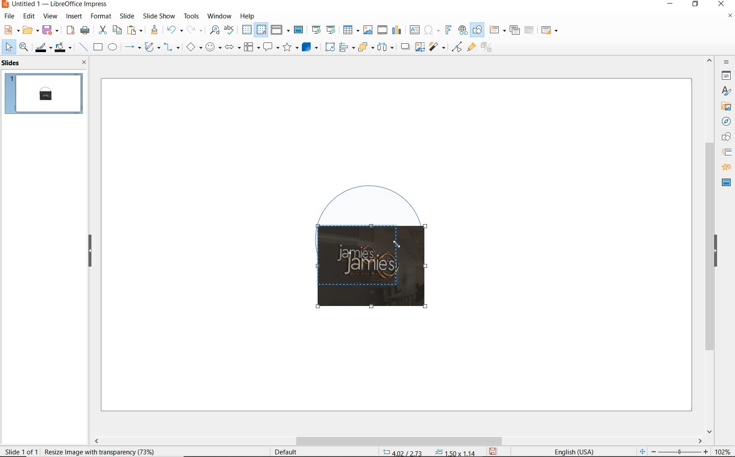 This screenshot has width=735, height=457. I want to click on filter, so click(438, 46).